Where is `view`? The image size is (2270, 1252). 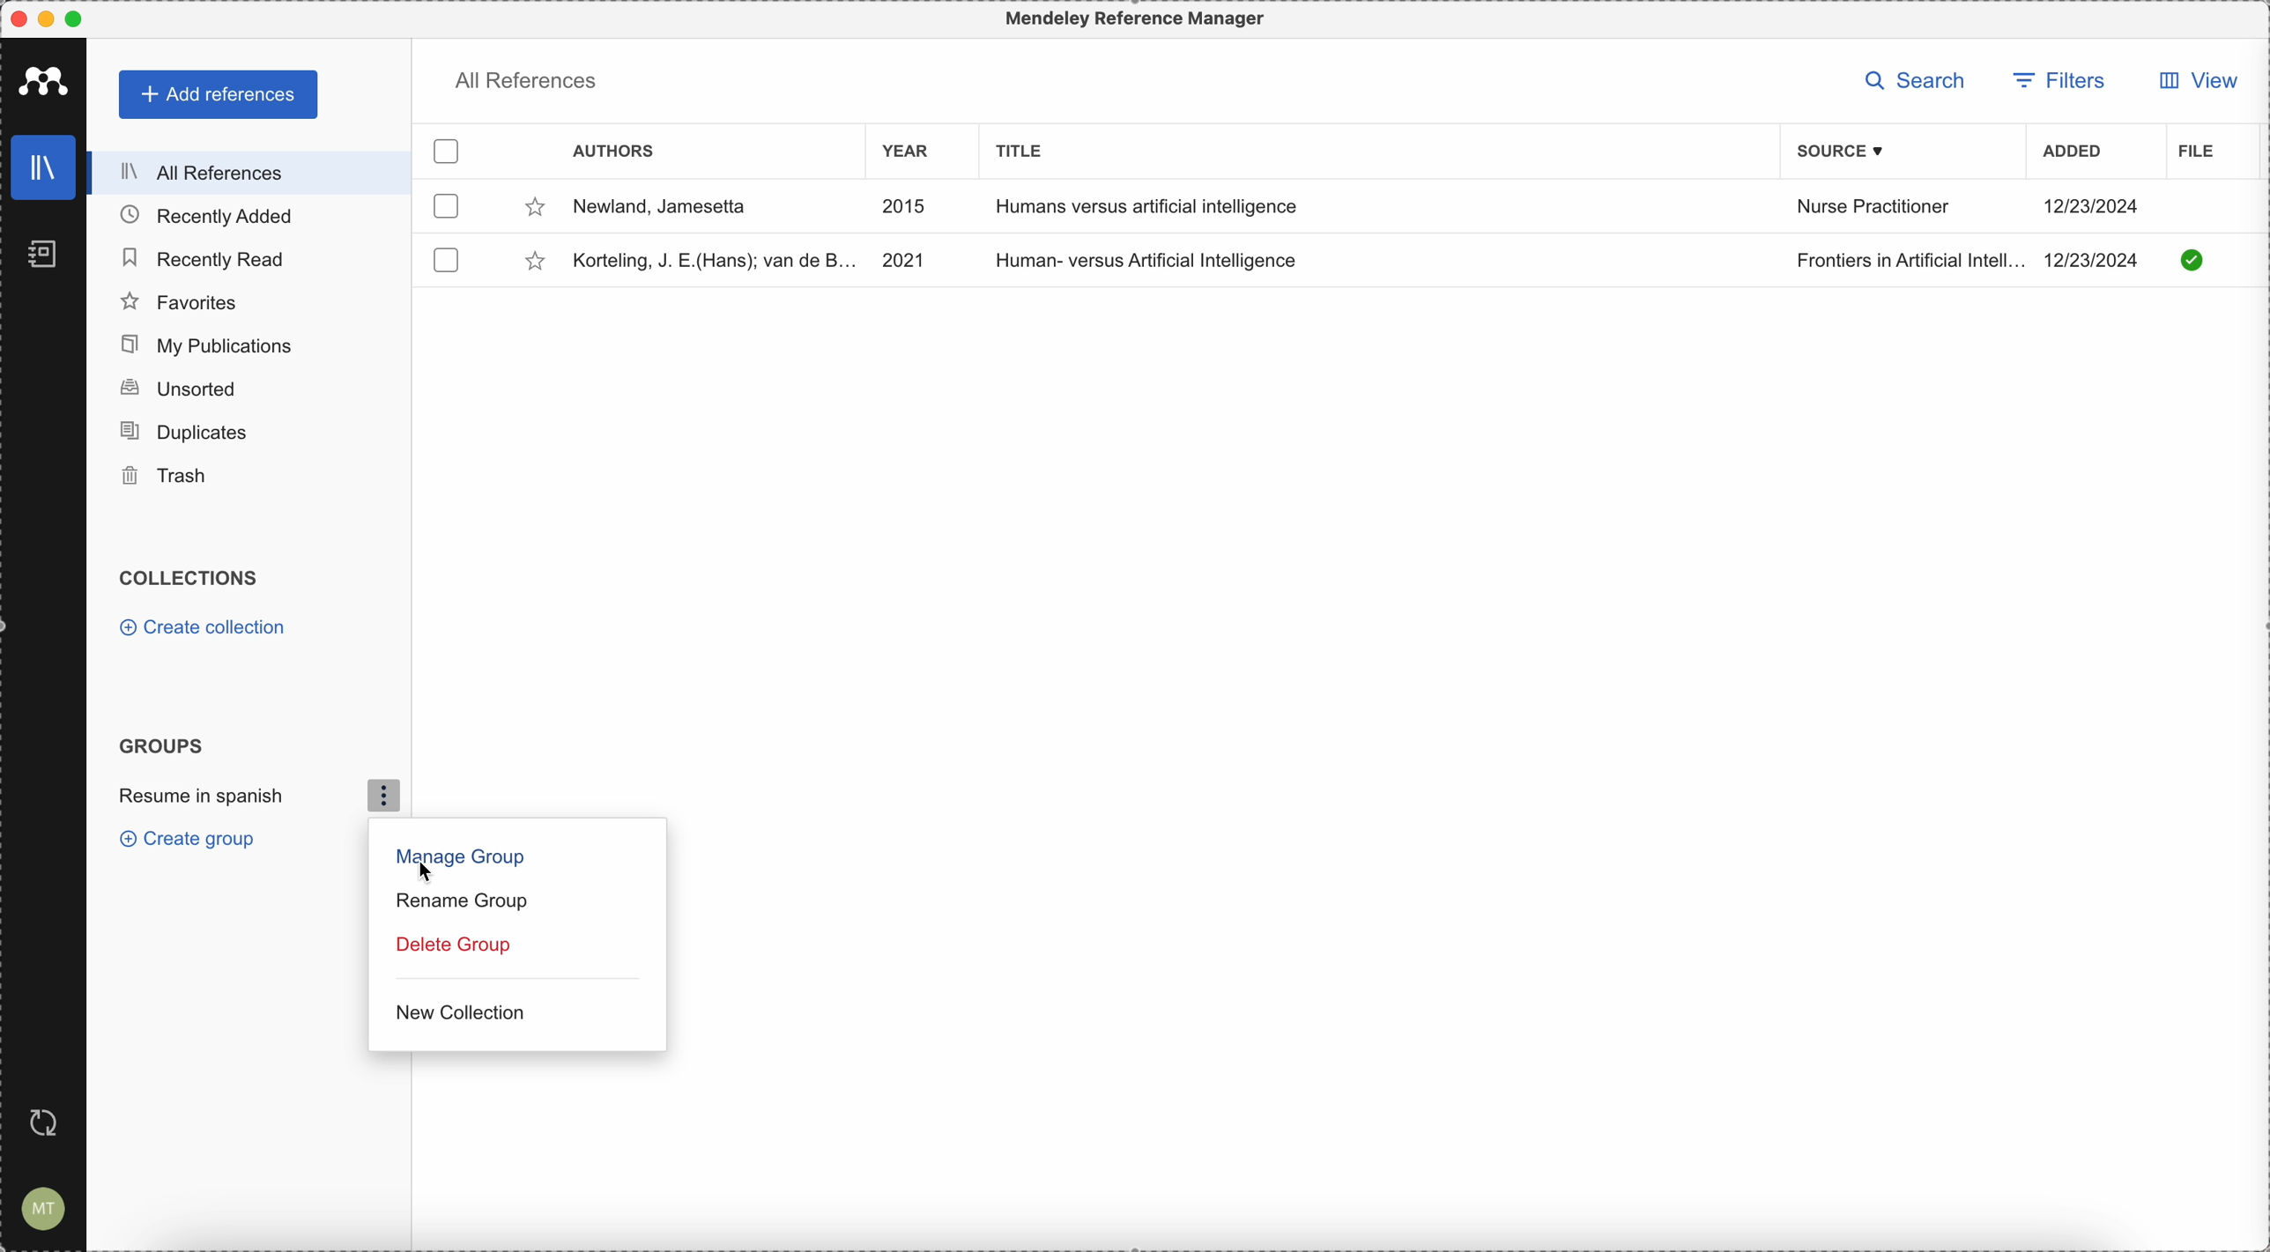 view is located at coordinates (2192, 85).